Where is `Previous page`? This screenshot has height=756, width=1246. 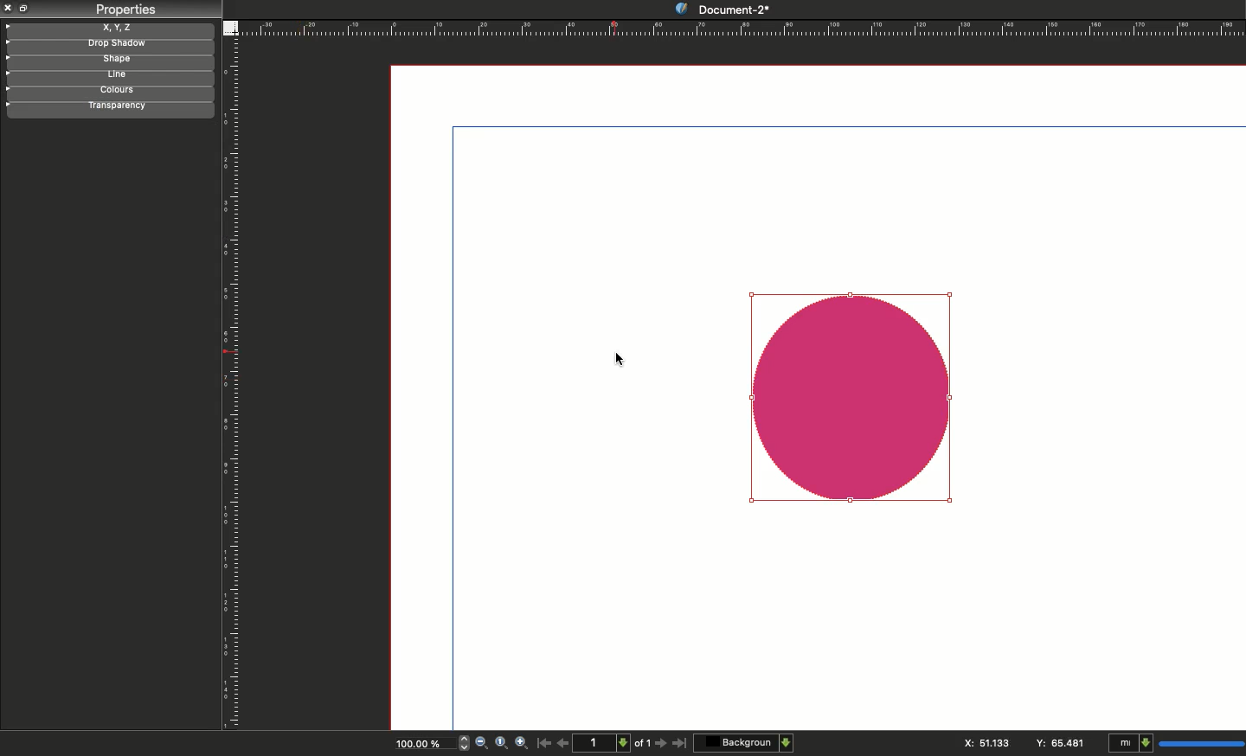
Previous page is located at coordinates (563, 742).